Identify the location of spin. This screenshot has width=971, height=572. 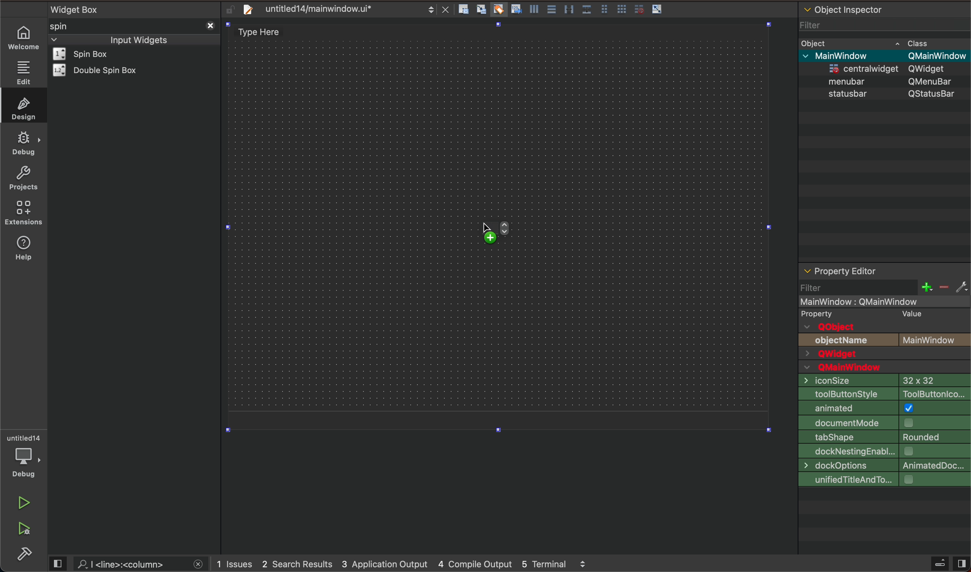
(71, 26).